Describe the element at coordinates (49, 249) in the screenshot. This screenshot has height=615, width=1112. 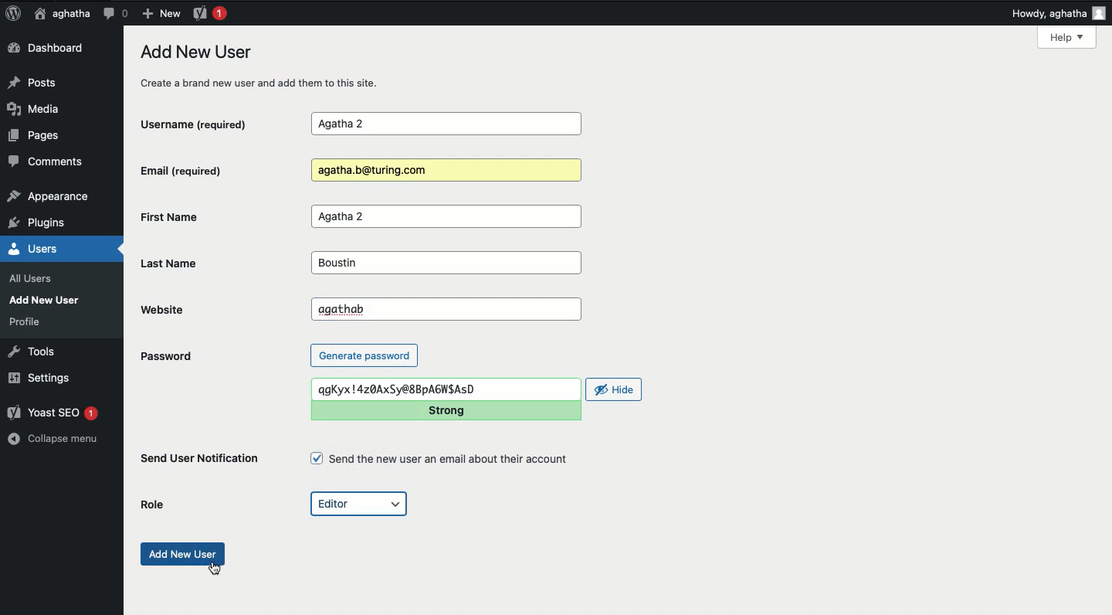
I see `Users` at that location.